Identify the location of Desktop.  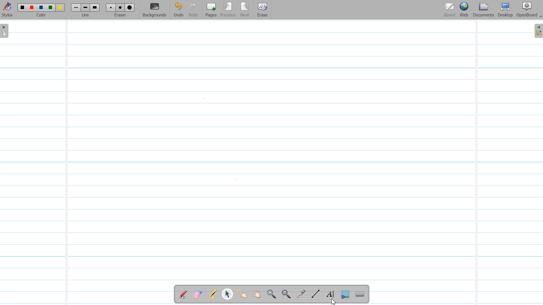
(505, 10).